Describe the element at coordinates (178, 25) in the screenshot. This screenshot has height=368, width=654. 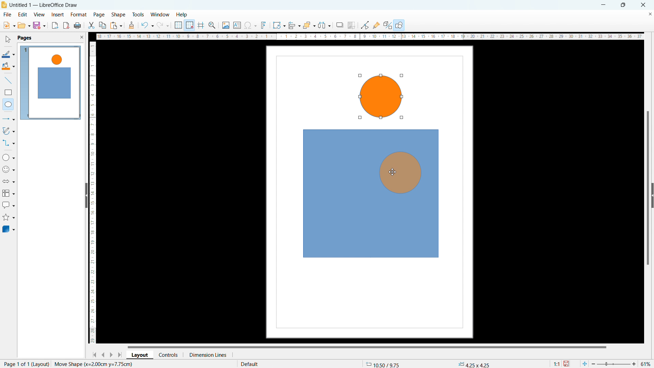
I see `display grid` at that location.